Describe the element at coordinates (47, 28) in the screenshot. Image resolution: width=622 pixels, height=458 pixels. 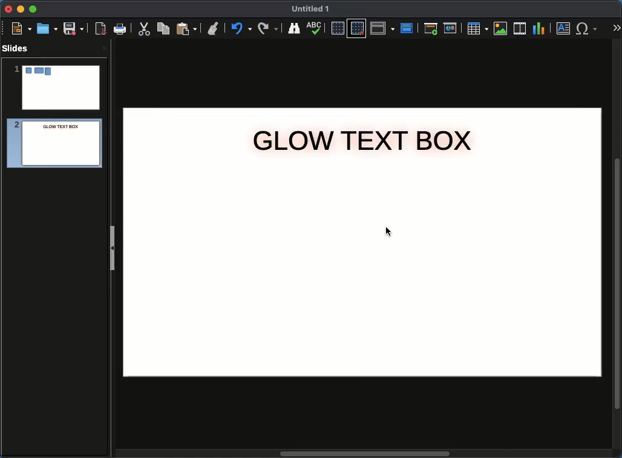
I see `Ope` at that location.